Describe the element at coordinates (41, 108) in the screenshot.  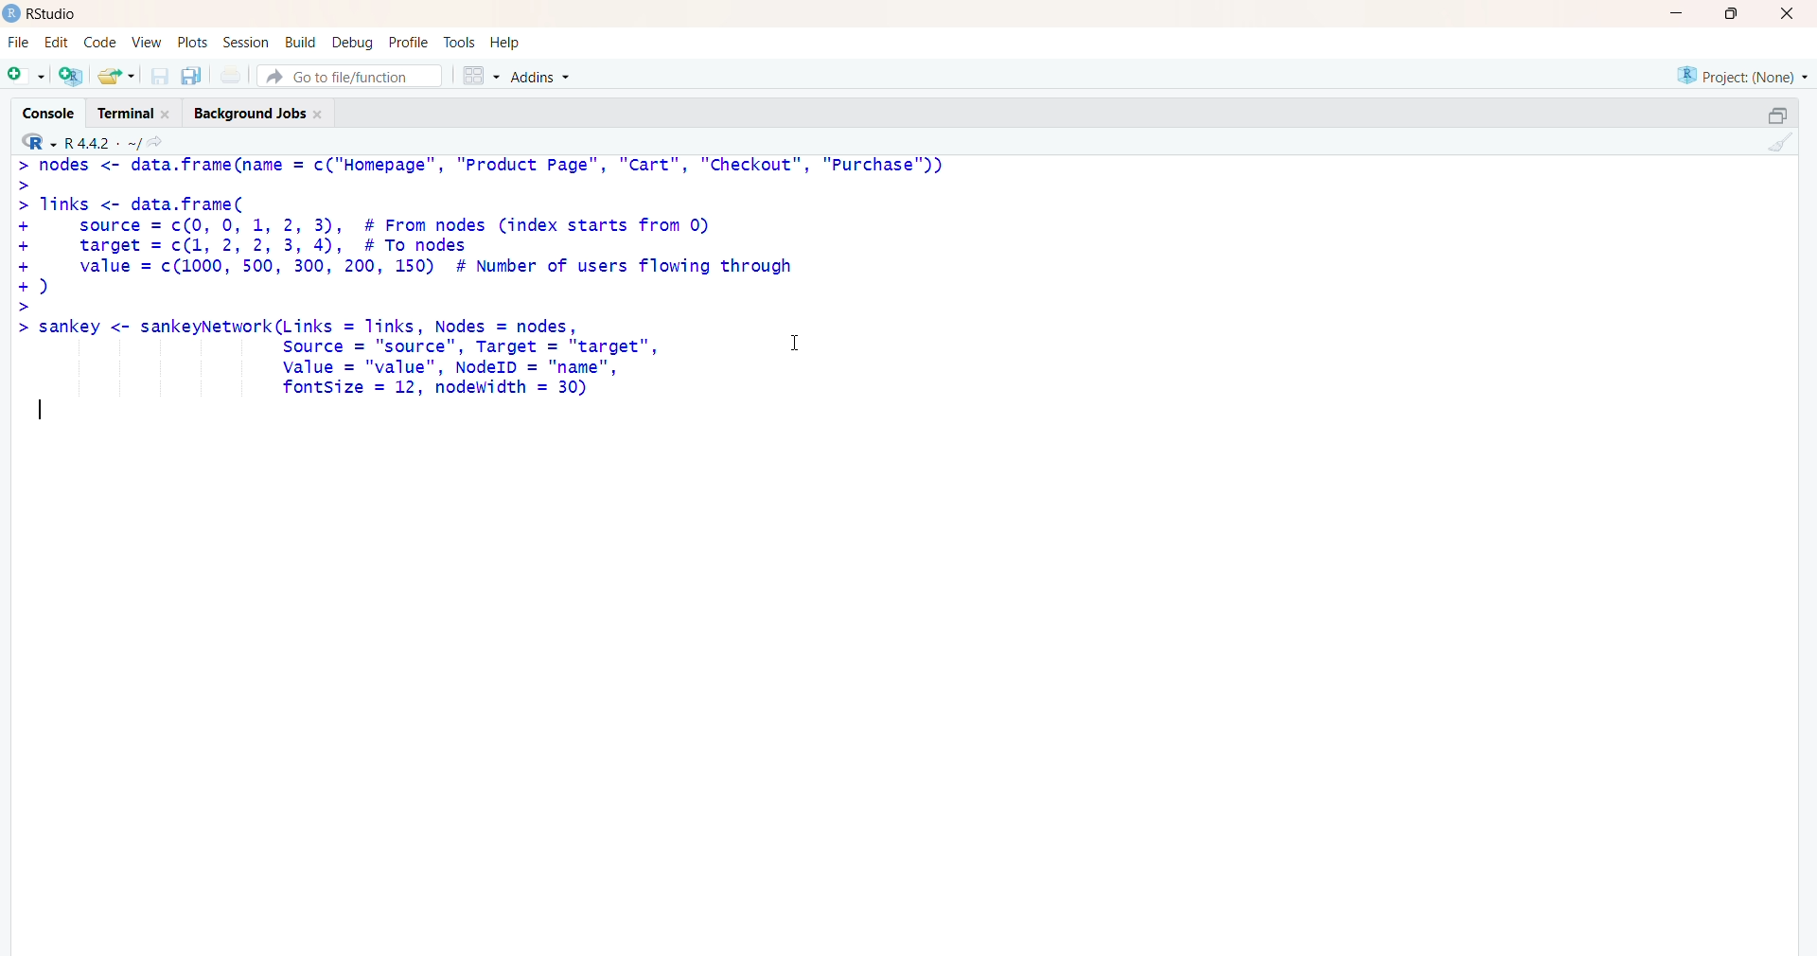
I see `console` at that location.